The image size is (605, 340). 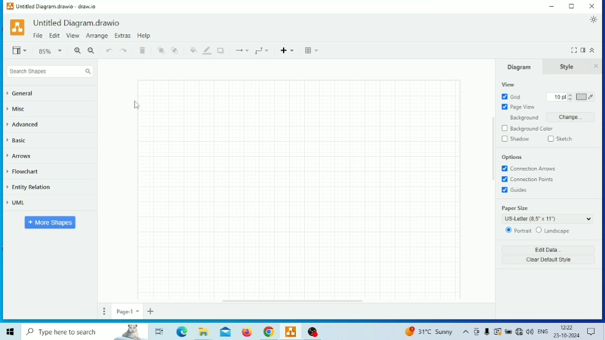 I want to click on Logo, so click(x=10, y=7).